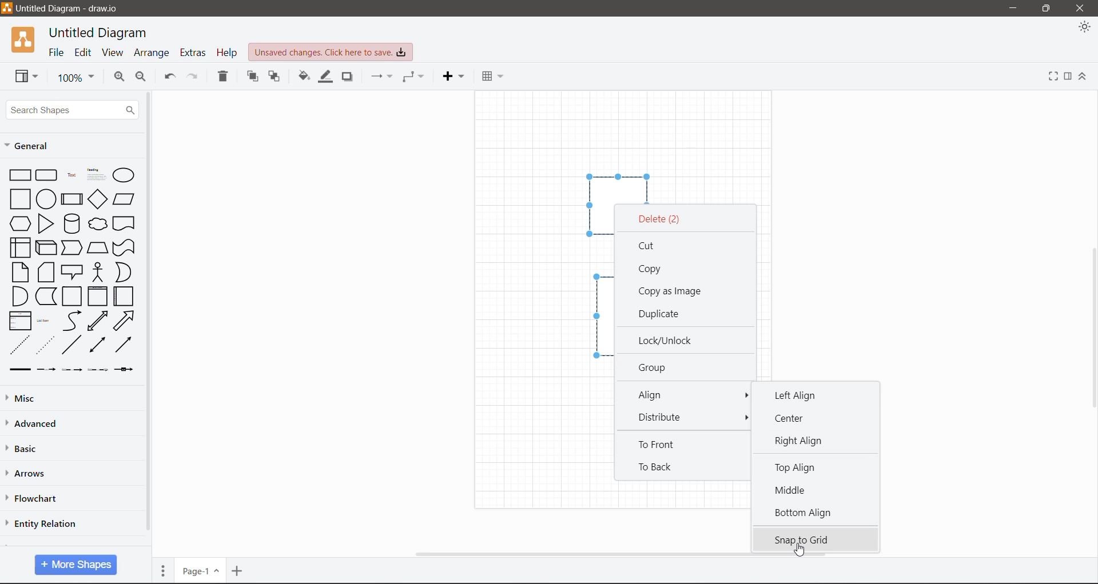  I want to click on Insert Page, so click(238, 570).